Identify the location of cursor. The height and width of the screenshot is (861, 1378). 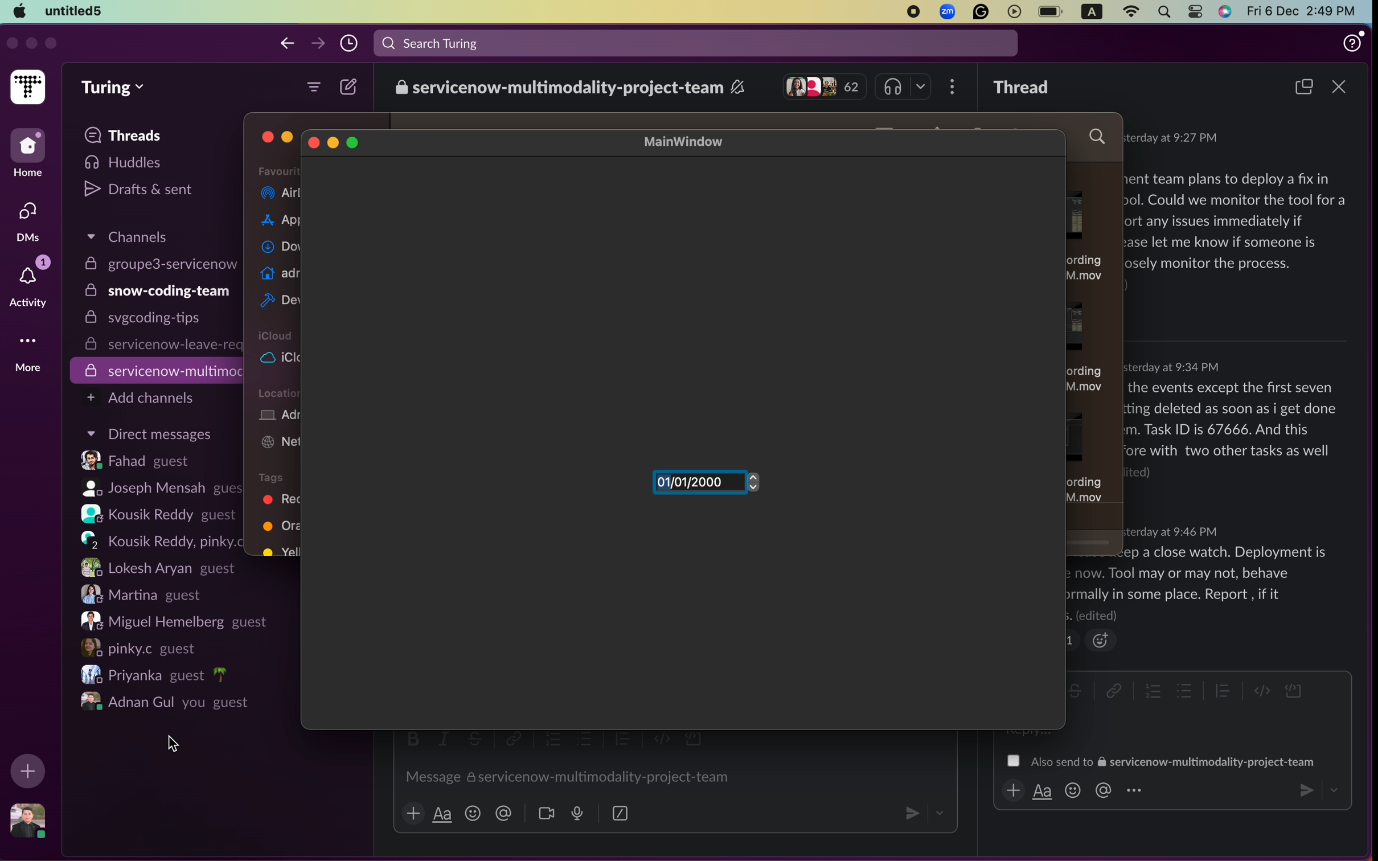
(173, 744).